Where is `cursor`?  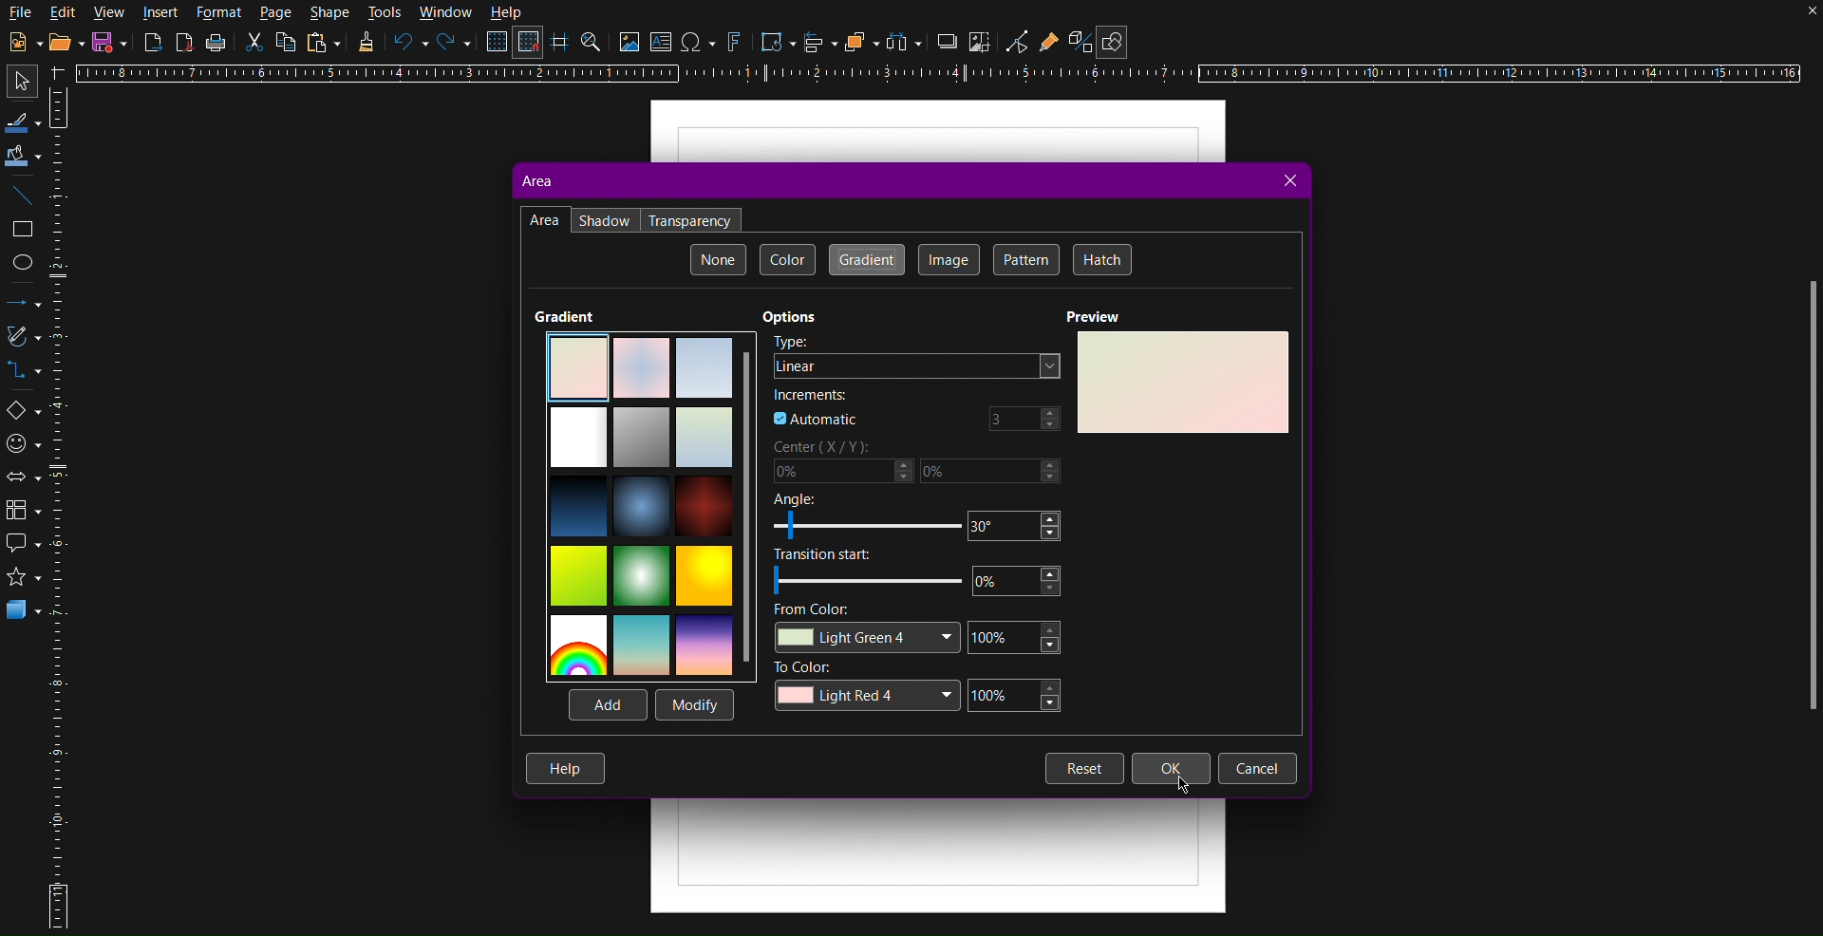
cursor is located at coordinates (1175, 775).